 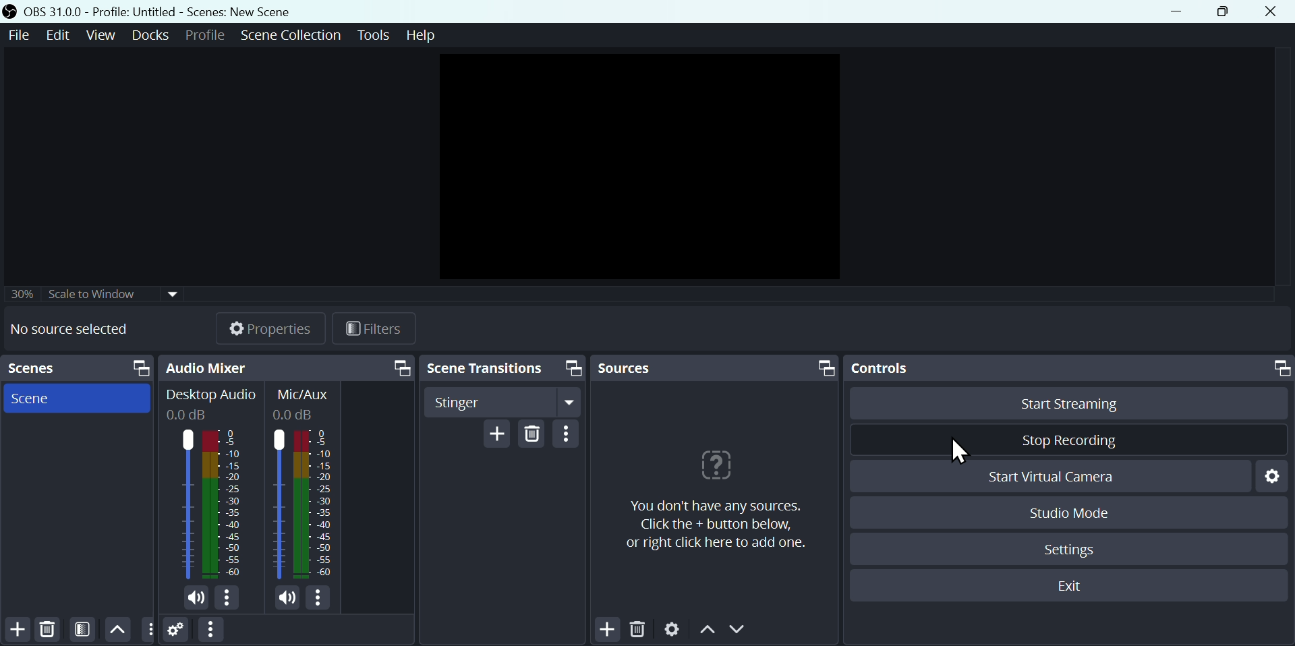 What do you see at coordinates (171, 11) in the screenshot?
I see `OBS 31.0 .0 profile column untitled scenes: new scene` at bounding box center [171, 11].